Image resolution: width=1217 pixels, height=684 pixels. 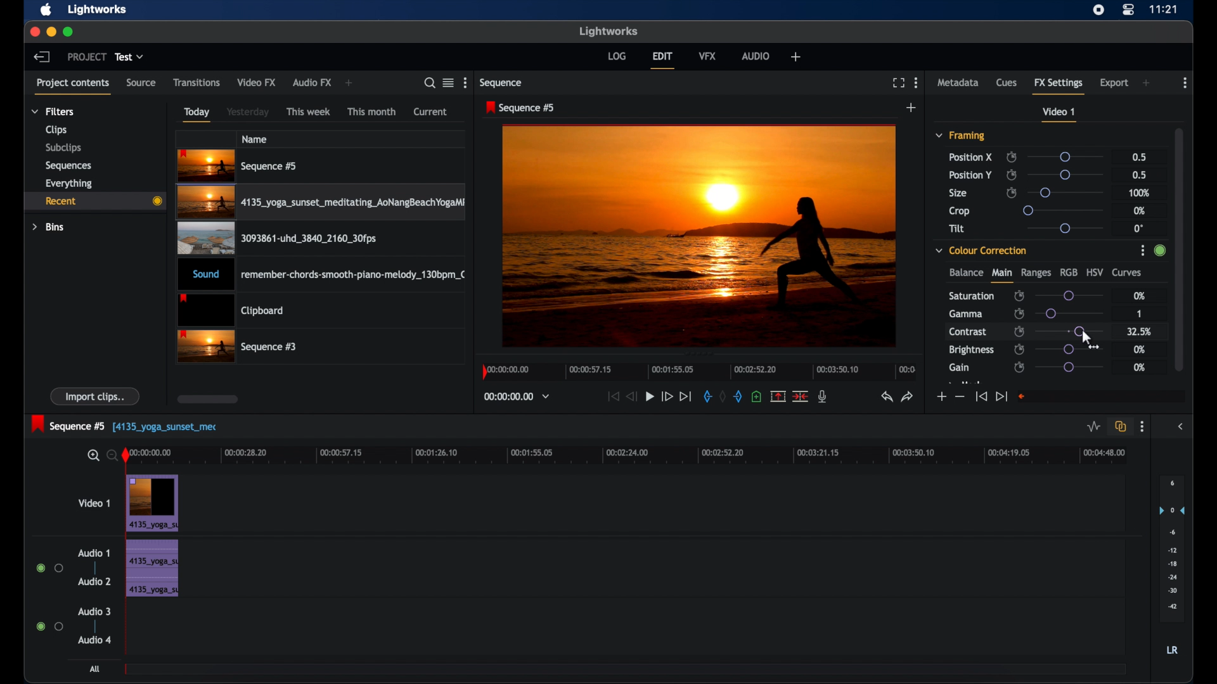 What do you see at coordinates (96, 396) in the screenshot?
I see `import clips` at bounding box center [96, 396].